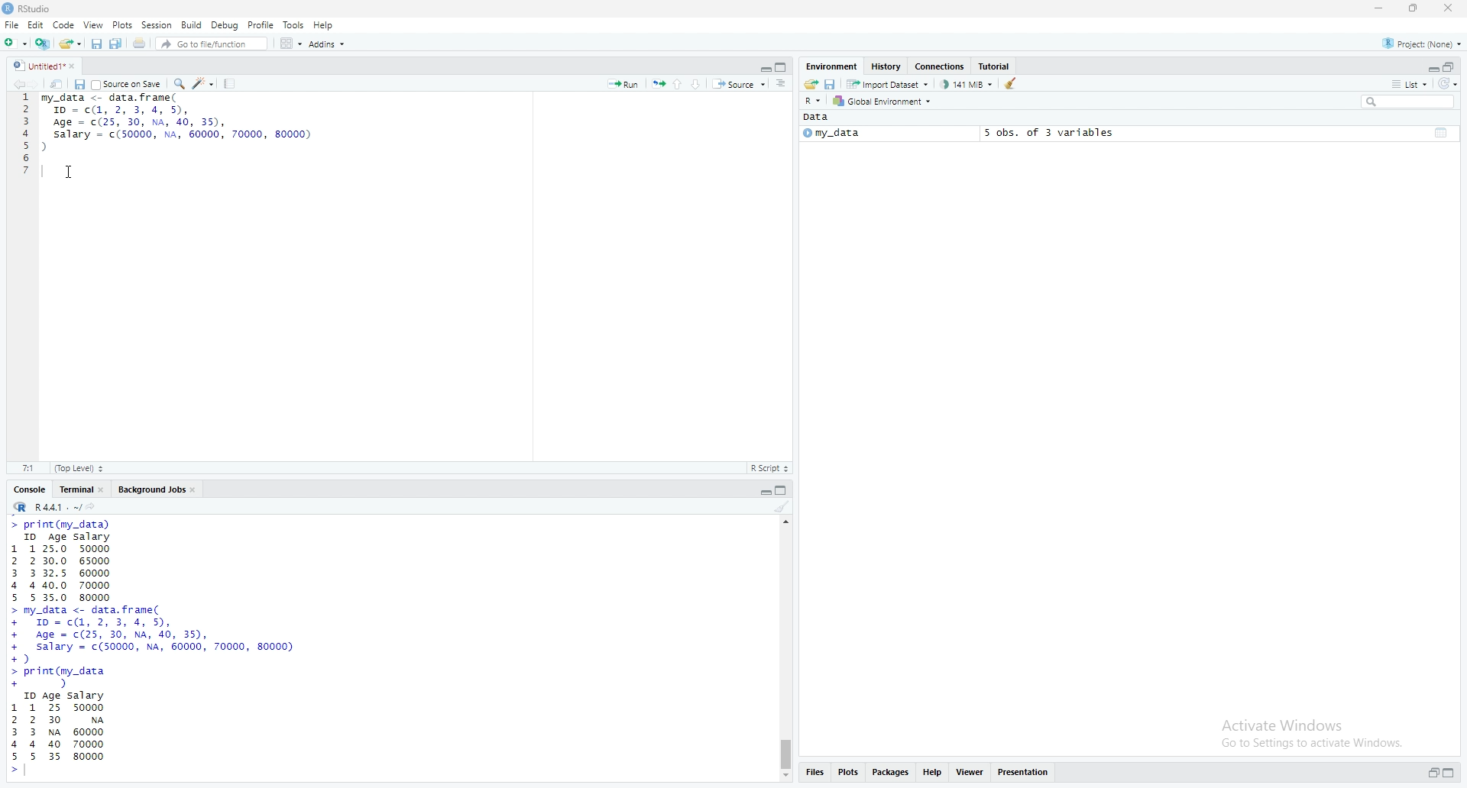 The image size is (1467, 788). What do you see at coordinates (1409, 84) in the screenshot?
I see `list` at bounding box center [1409, 84].